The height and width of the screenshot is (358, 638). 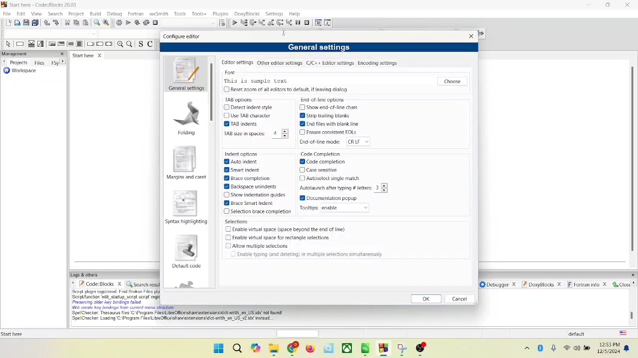 I want to click on step into instruction, so click(x=289, y=22).